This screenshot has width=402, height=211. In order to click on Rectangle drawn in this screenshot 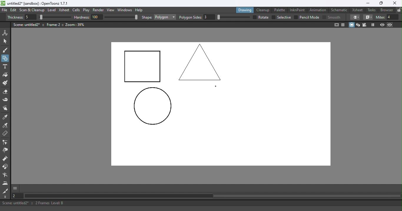, I will do `click(143, 67)`.